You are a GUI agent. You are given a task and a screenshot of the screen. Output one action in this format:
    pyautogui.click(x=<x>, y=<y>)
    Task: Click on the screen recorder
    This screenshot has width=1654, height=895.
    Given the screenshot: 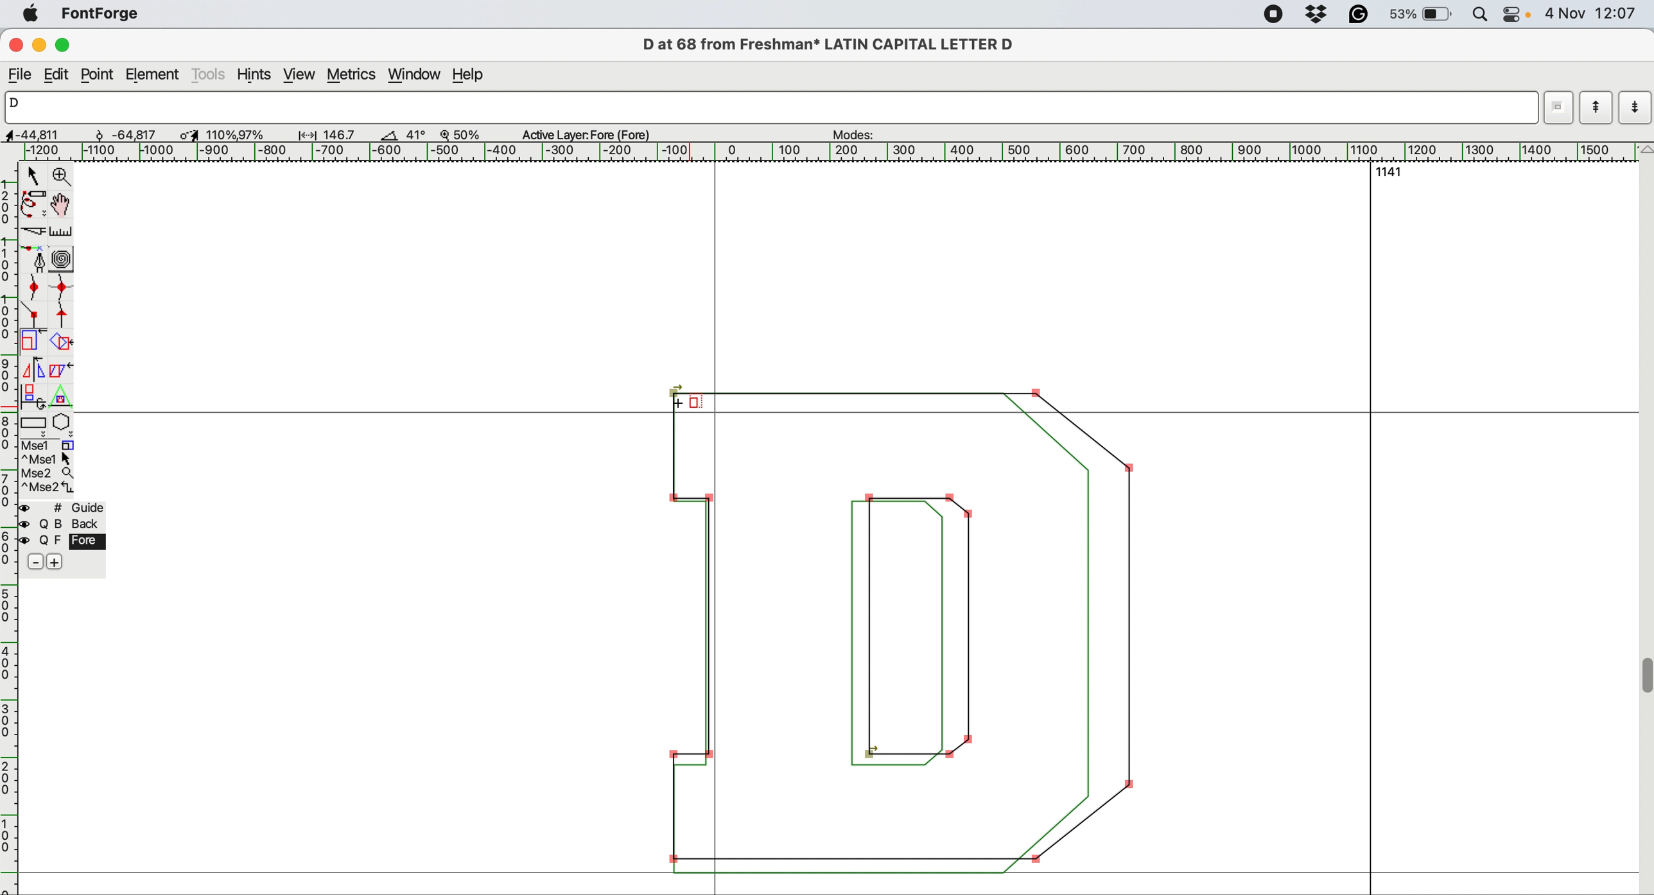 What is the action you would take?
    pyautogui.click(x=1276, y=16)
    